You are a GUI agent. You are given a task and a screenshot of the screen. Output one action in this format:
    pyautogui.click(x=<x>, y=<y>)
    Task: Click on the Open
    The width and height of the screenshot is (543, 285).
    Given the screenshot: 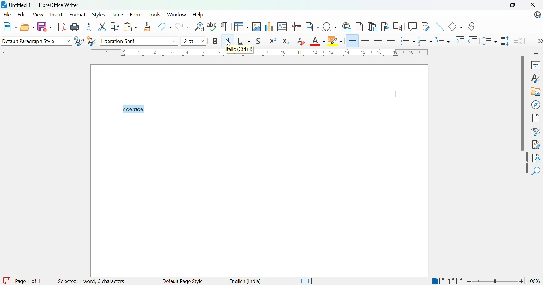 What is the action you would take?
    pyautogui.click(x=27, y=27)
    